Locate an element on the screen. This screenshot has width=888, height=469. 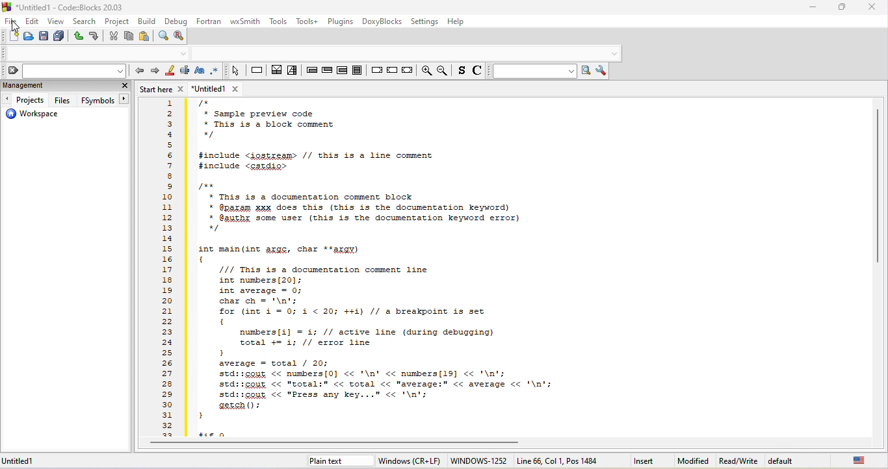
untitled 1 is located at coordinates (26, 461).